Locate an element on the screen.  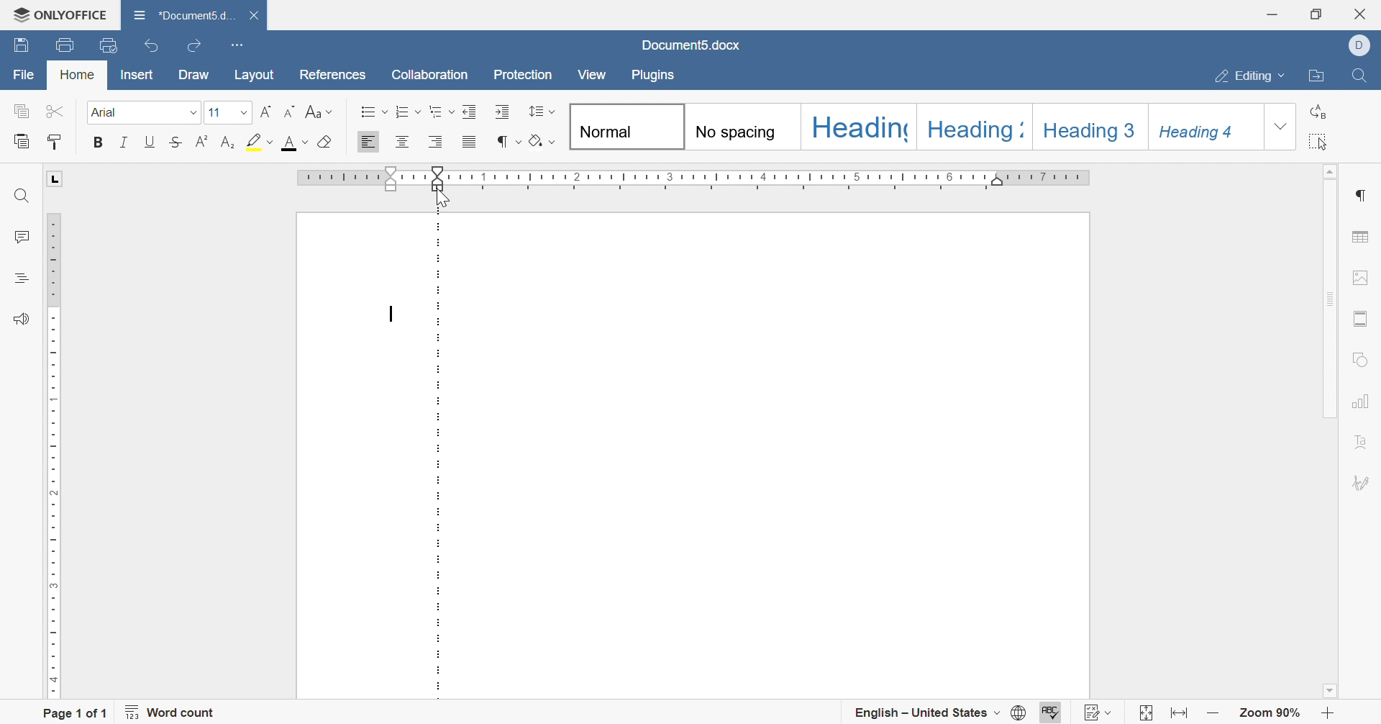
types of headings is located at coordinates (916, 127).